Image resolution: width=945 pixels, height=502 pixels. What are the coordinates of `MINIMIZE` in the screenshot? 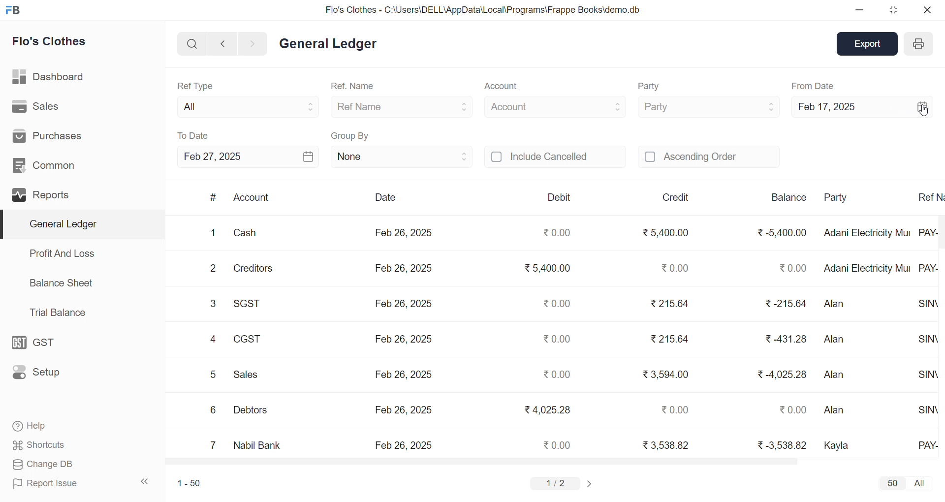 It's located at (860, 11).